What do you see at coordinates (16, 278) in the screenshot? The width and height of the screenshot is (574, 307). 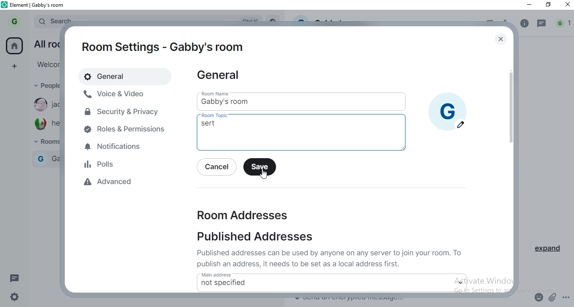 I see `message` at bounding box center [16, 278].